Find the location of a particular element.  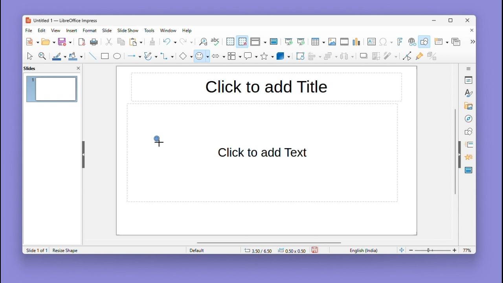

Help is located at coordinates (188, 31).